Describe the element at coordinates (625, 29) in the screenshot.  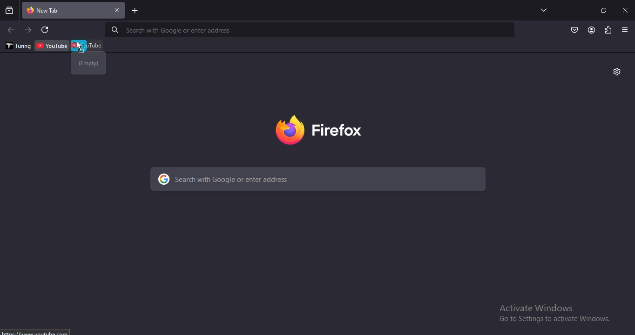
I see `view settings menu` at that location.